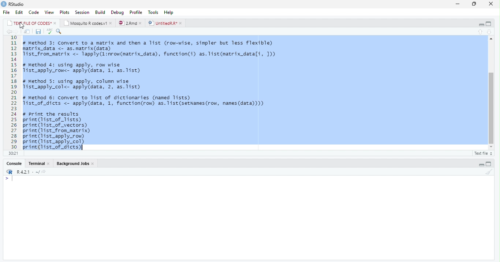 The height and width of the screenshot is (262, 500). What do you see at coordinates (64, 12) in the screenshot?
I see `Plots` at bounding box center [64, 12].